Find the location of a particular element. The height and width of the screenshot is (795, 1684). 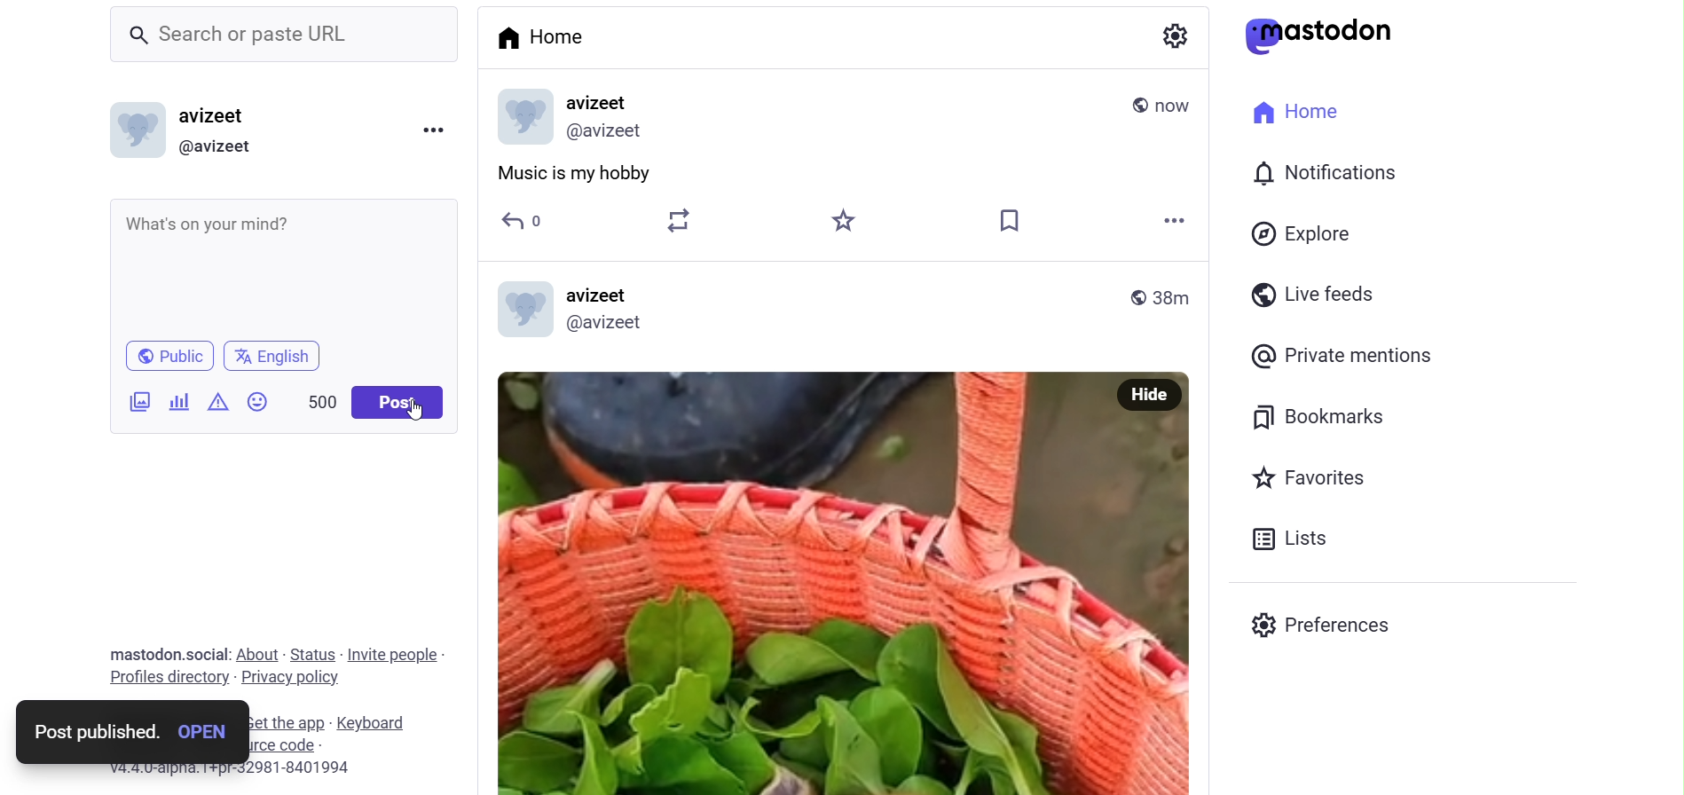

Add Poll is located at coordinates (179, 400).